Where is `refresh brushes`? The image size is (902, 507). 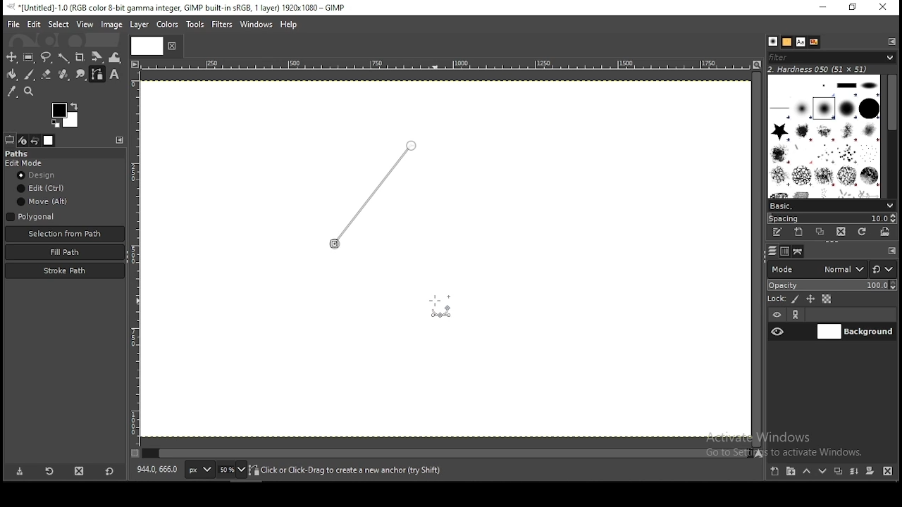
refresh brushes is located at coordinates (862, 232).